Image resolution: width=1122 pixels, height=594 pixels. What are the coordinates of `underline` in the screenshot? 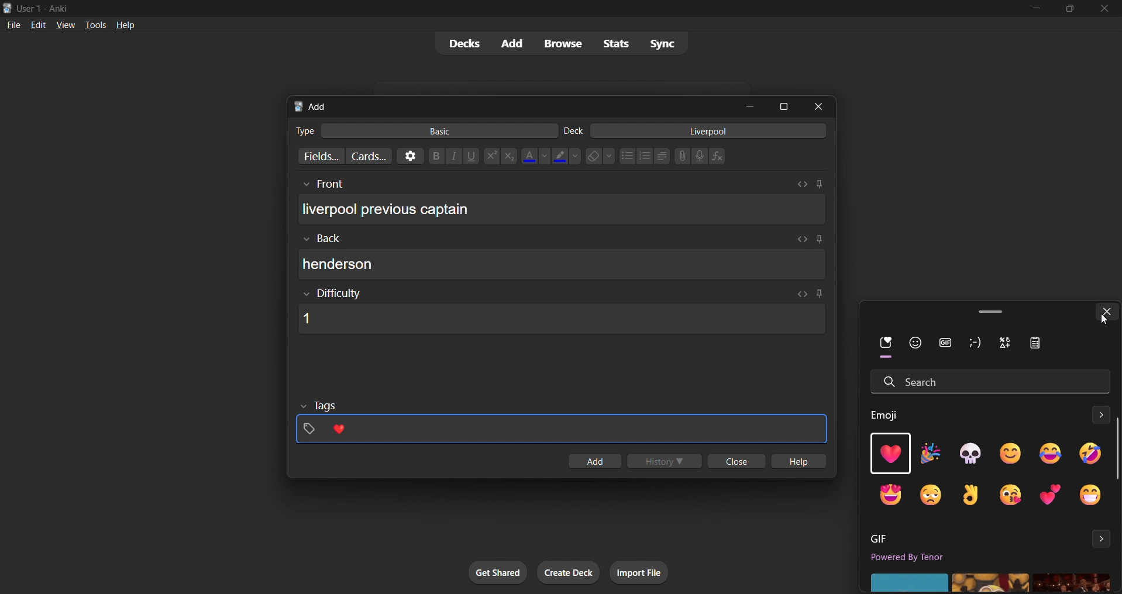 It's located at (473, 156).